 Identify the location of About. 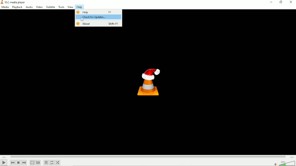
(97, 24).